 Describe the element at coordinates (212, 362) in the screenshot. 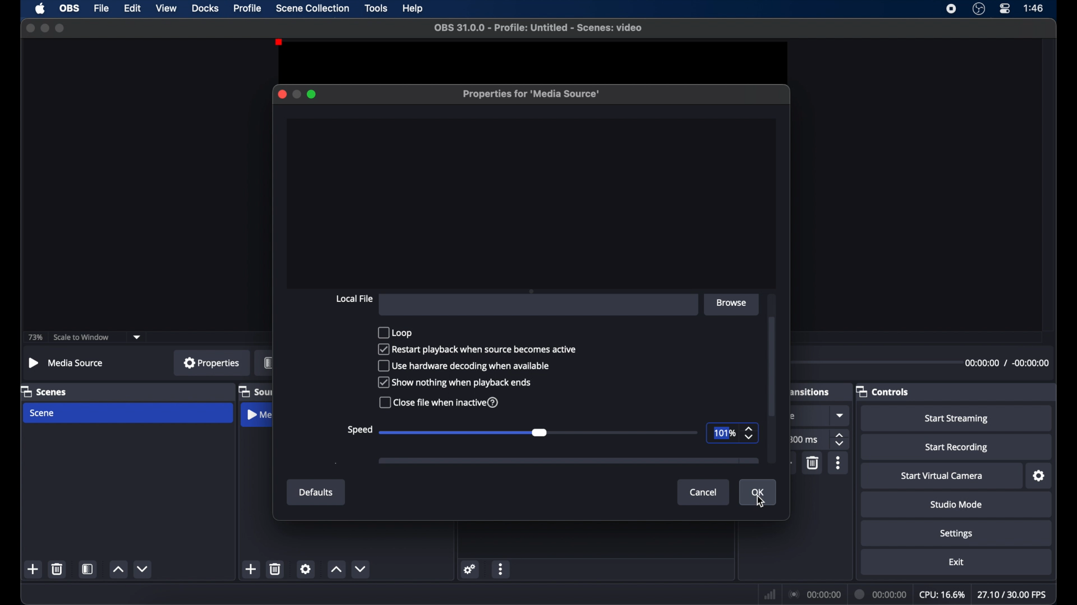

I see `properties` at that location.